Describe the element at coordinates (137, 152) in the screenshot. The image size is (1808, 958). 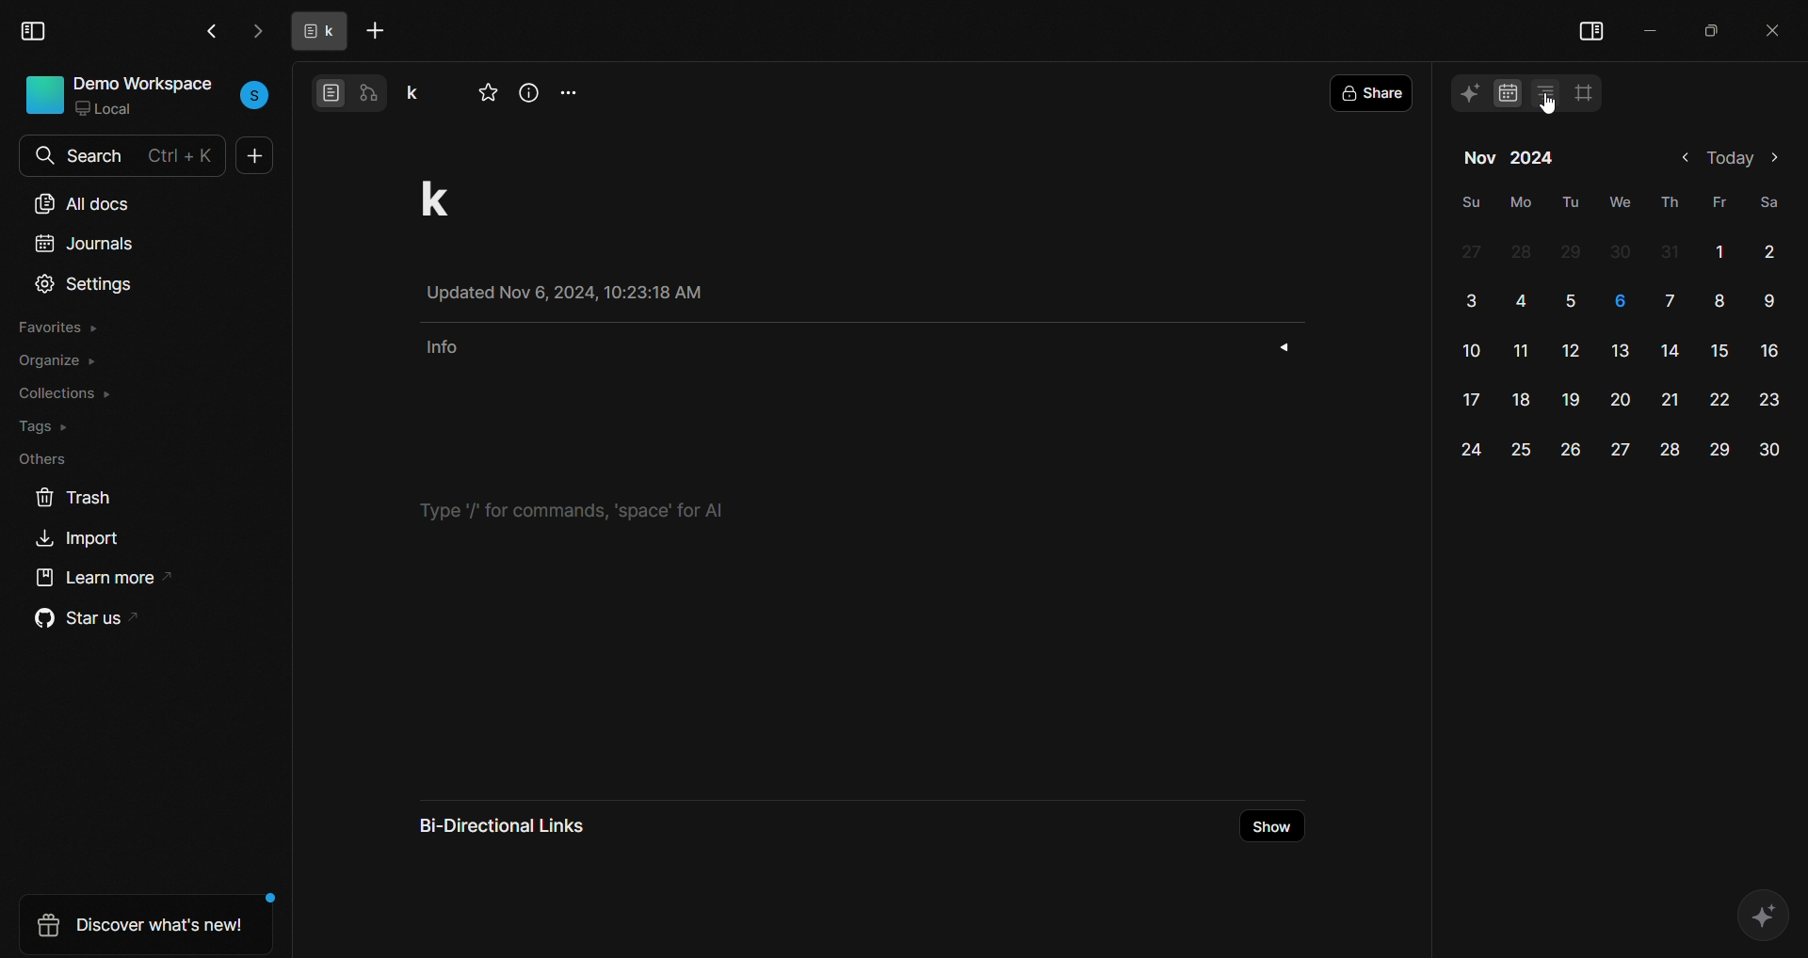
I see `search bar` at that location.